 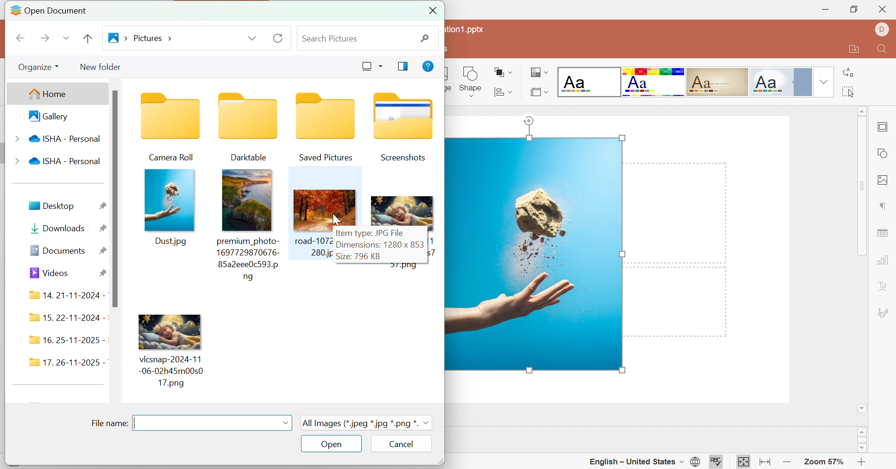 What do you see at coordinates (101, 66) in the screenshot?
I see `New folder` at bounding box center [101, 66].